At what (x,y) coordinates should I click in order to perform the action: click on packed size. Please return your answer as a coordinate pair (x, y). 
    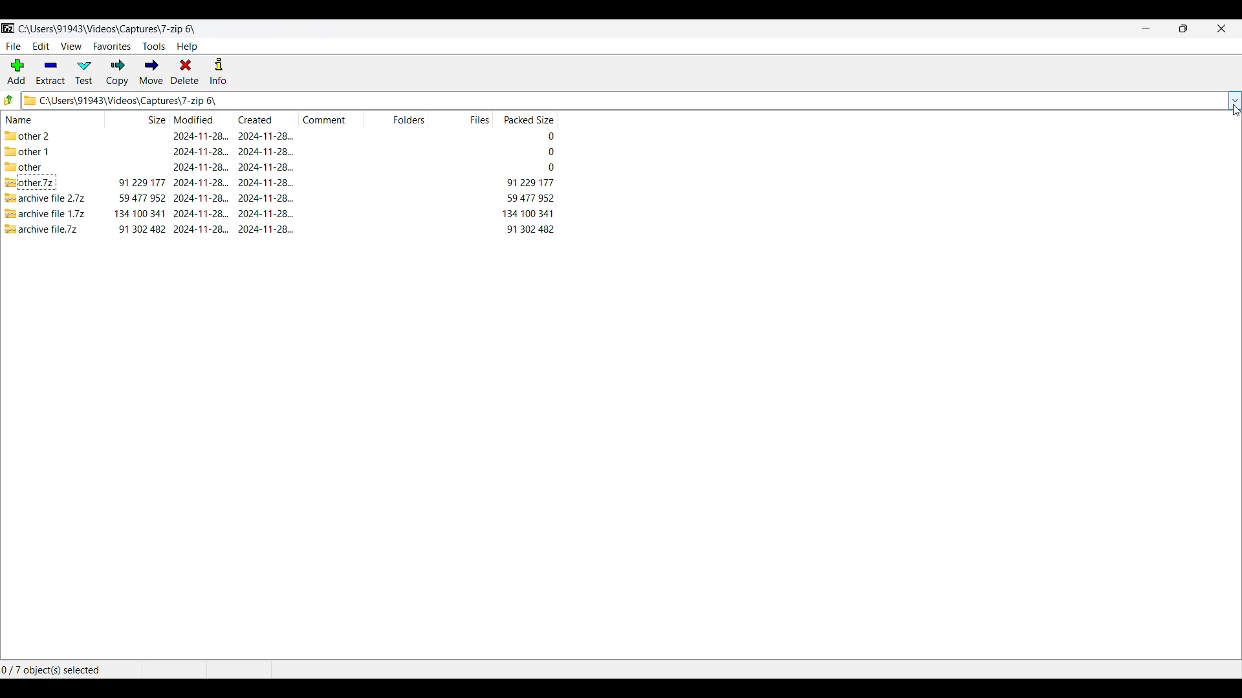
    Looking at the image, I should click on (530, 182).